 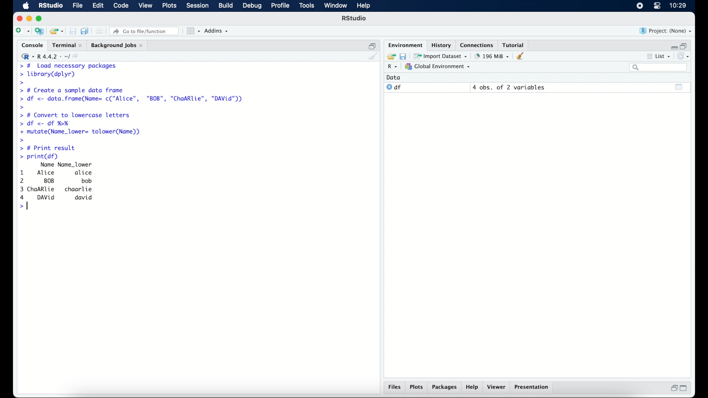 I want to click on connections, so click(x=478, y=45).